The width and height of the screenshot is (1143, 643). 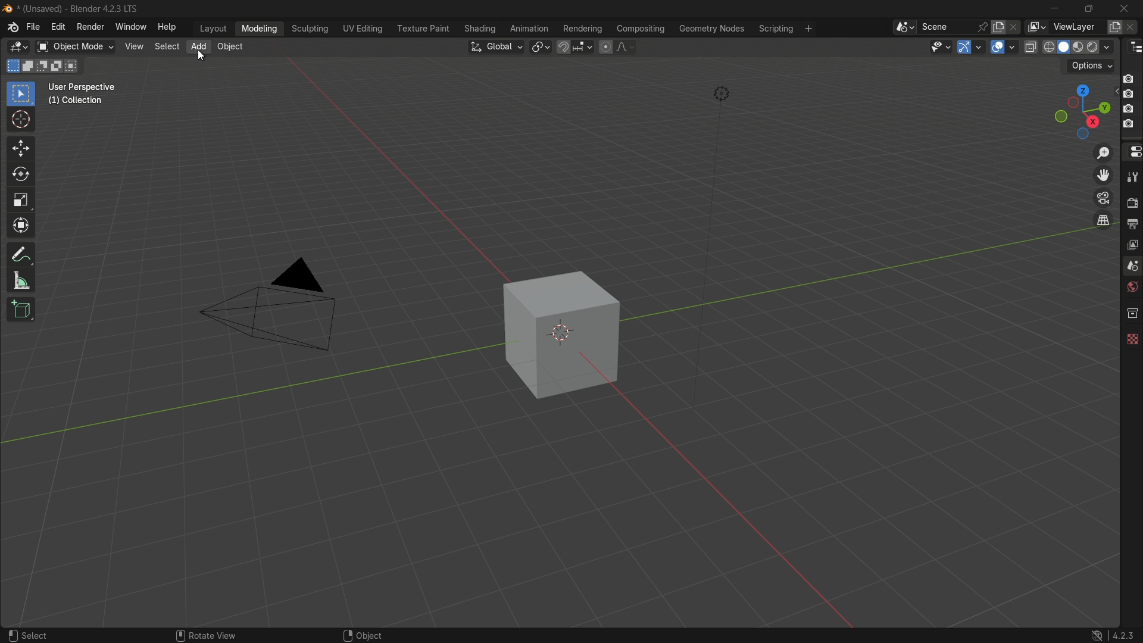 I want to click on texture, so click(x=1132, y=341).